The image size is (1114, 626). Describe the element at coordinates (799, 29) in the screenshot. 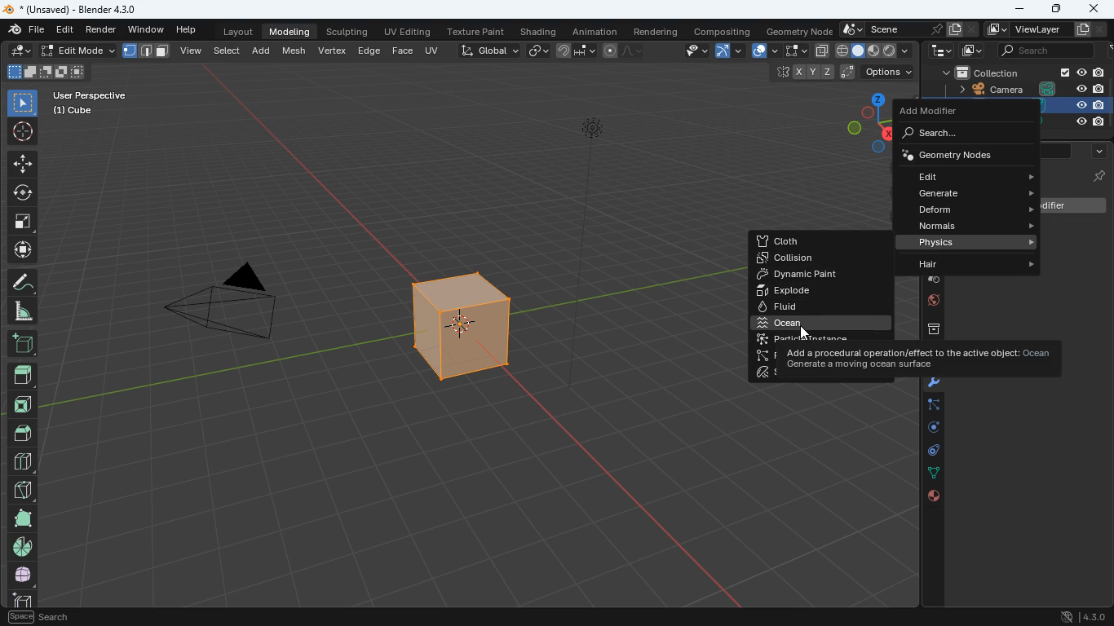

I see `geometry node` at that location.